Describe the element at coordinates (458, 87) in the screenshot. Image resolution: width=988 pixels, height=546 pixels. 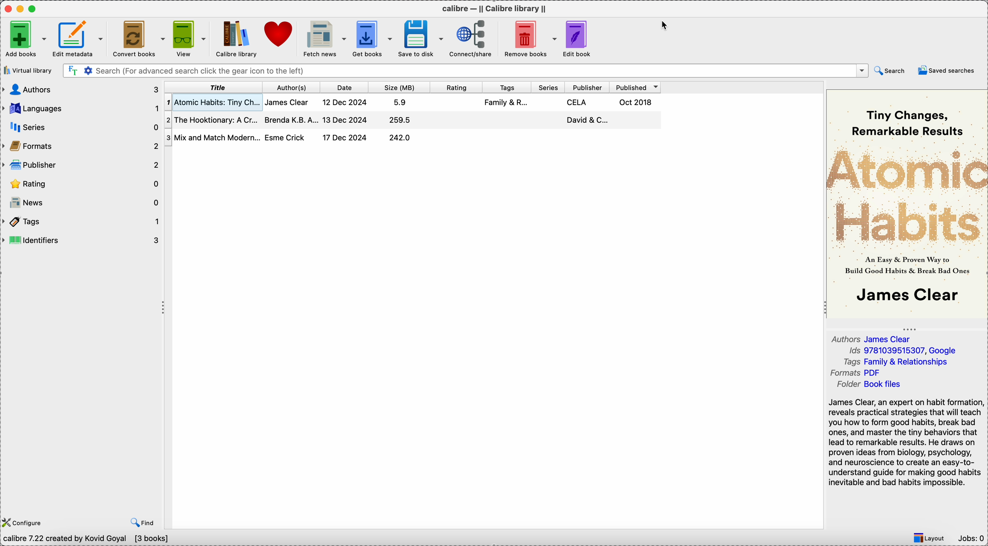
I see `rating` at that location.